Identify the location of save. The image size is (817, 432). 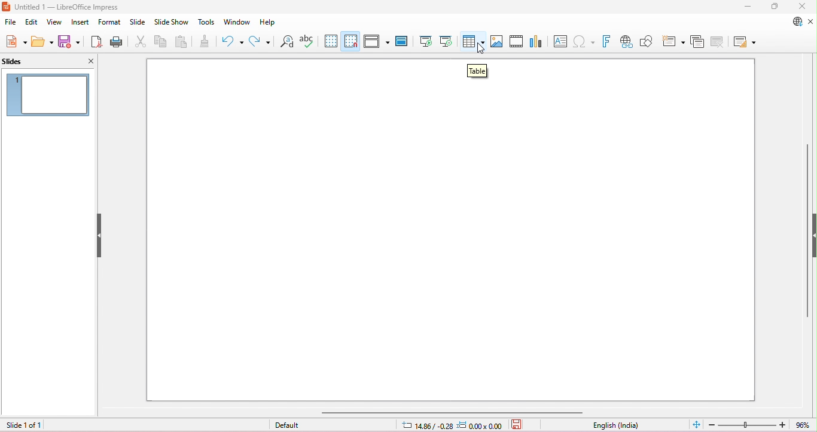
(517, 425).